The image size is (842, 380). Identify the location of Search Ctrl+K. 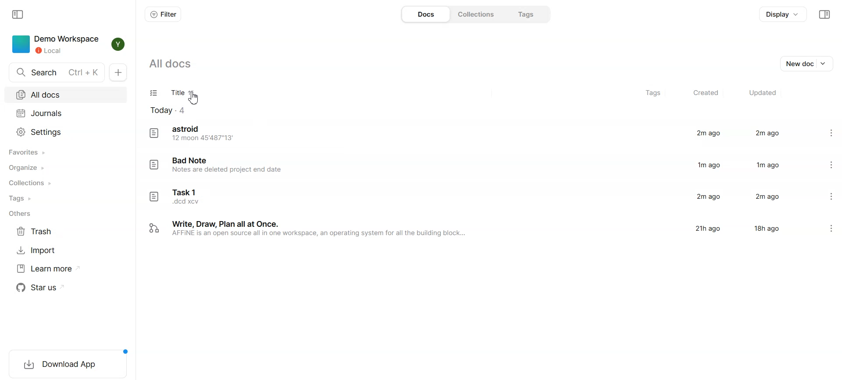
(55, 72).